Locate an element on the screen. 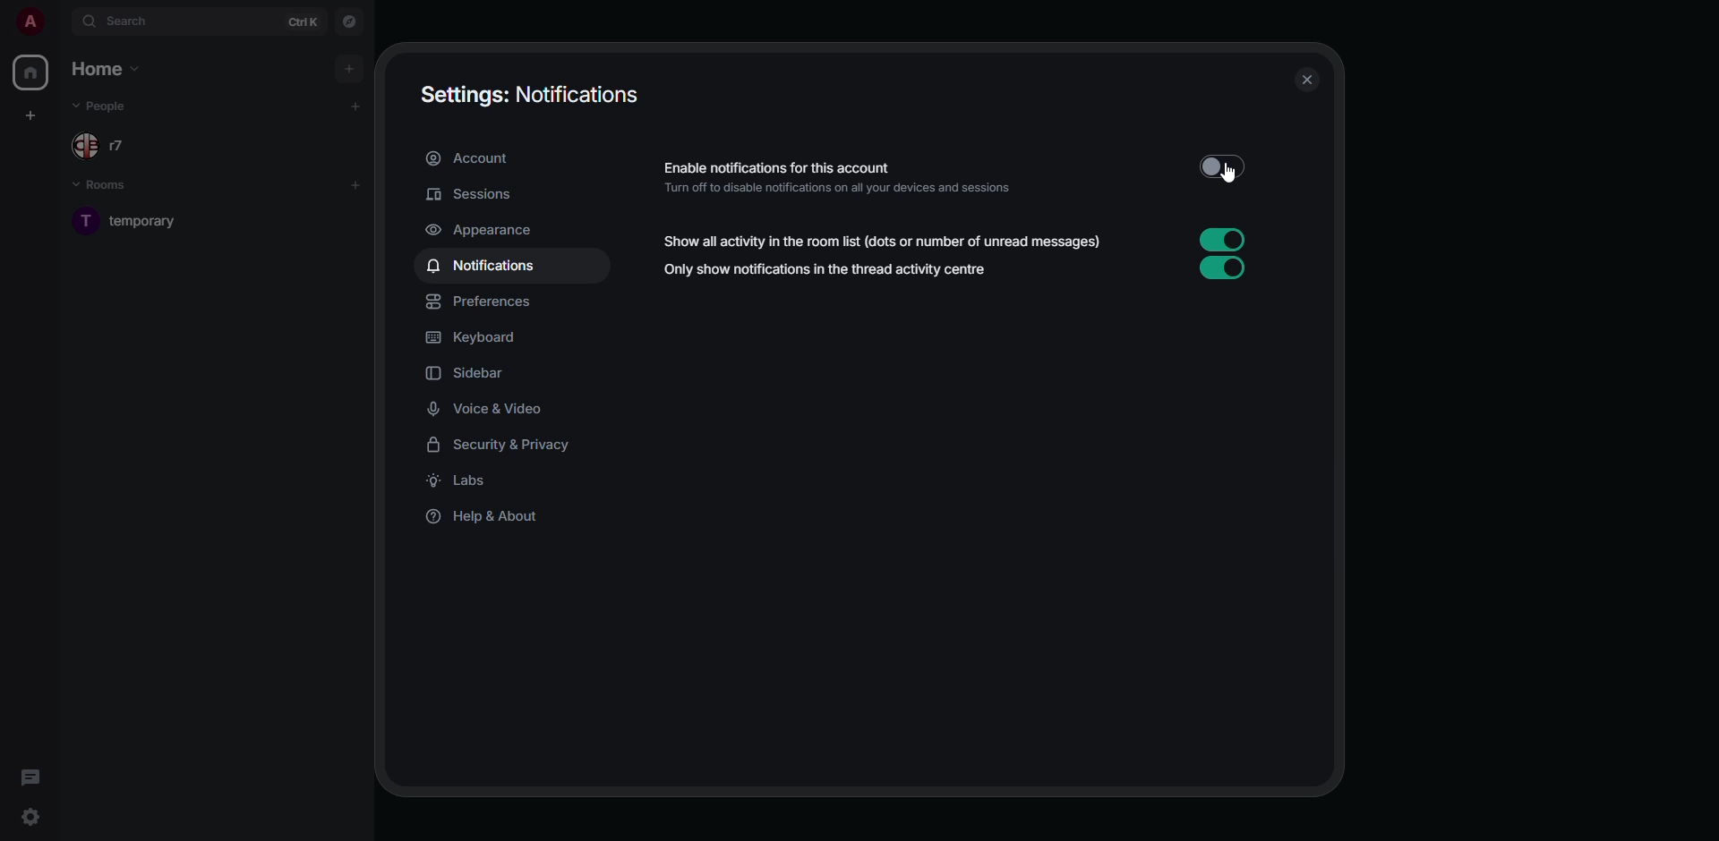 The image size is (1719, 841). appearance is located at coordinates (481, 229).